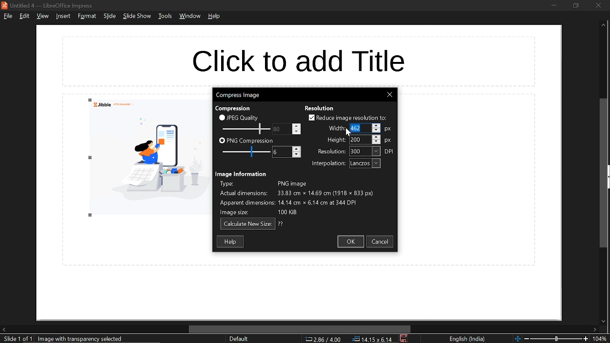 Image resolution: width=610 pixels, height=343 pixels. What do you see at coordinates (297, 149) in the screenshot?
I see `increase png compression` at bounding box center [297, 149].